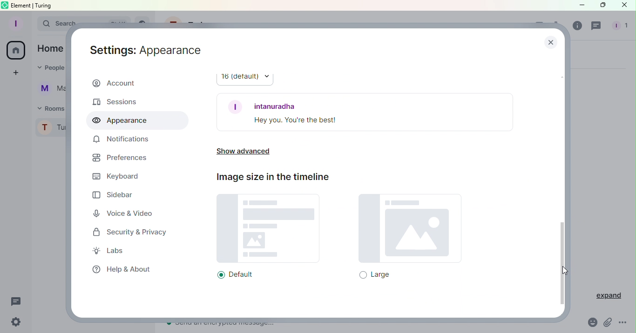 The height and width of the screenshot is (333, 636). Describe the element at coordinates (608, 323) in the screenshot. I see `Attachment` at that location.